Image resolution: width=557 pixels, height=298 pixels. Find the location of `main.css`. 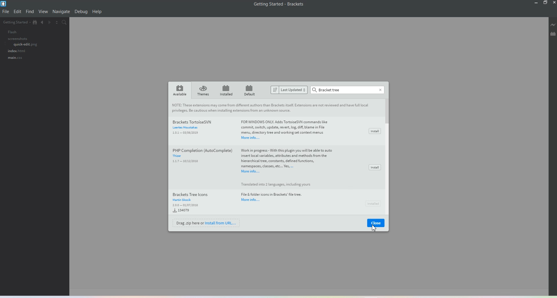

main.css is located at coordinates (13, 59).